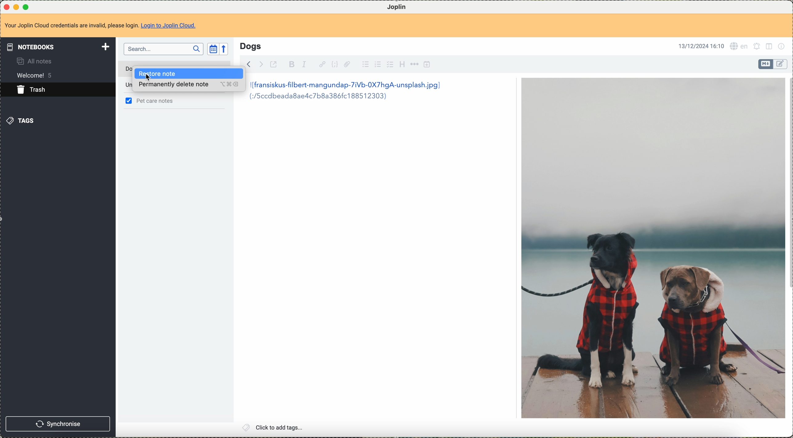 The image size is (793, 438). Describe the element at coordinates (304, 65) in the screenshot. I see `italic` at that location.